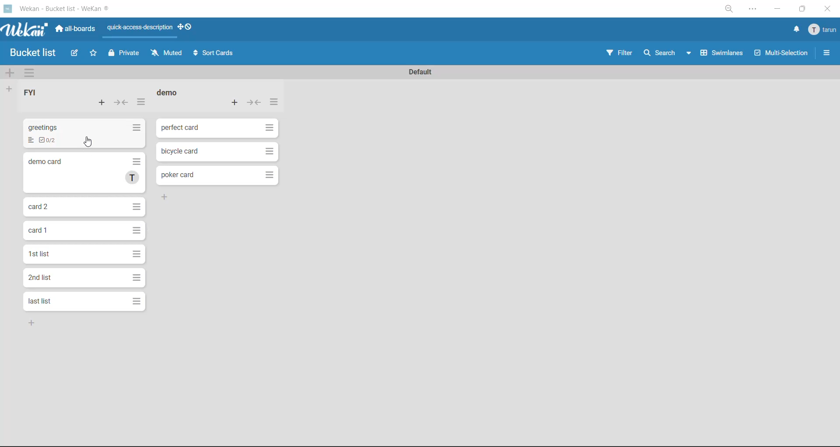 Image resolution: width=840 pixels, height=447 pixels. What do you see at coordinates (215, 52) in the screenshot?
I see `sort cards` at bounding box center [215, 52].